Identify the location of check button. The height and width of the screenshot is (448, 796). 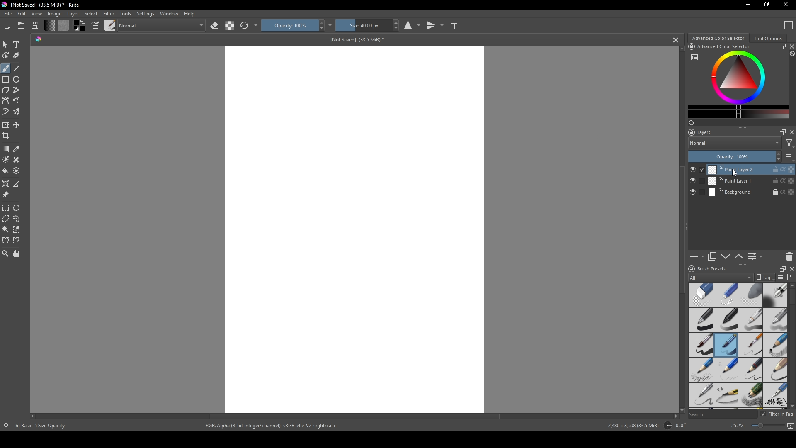
(697, 181).